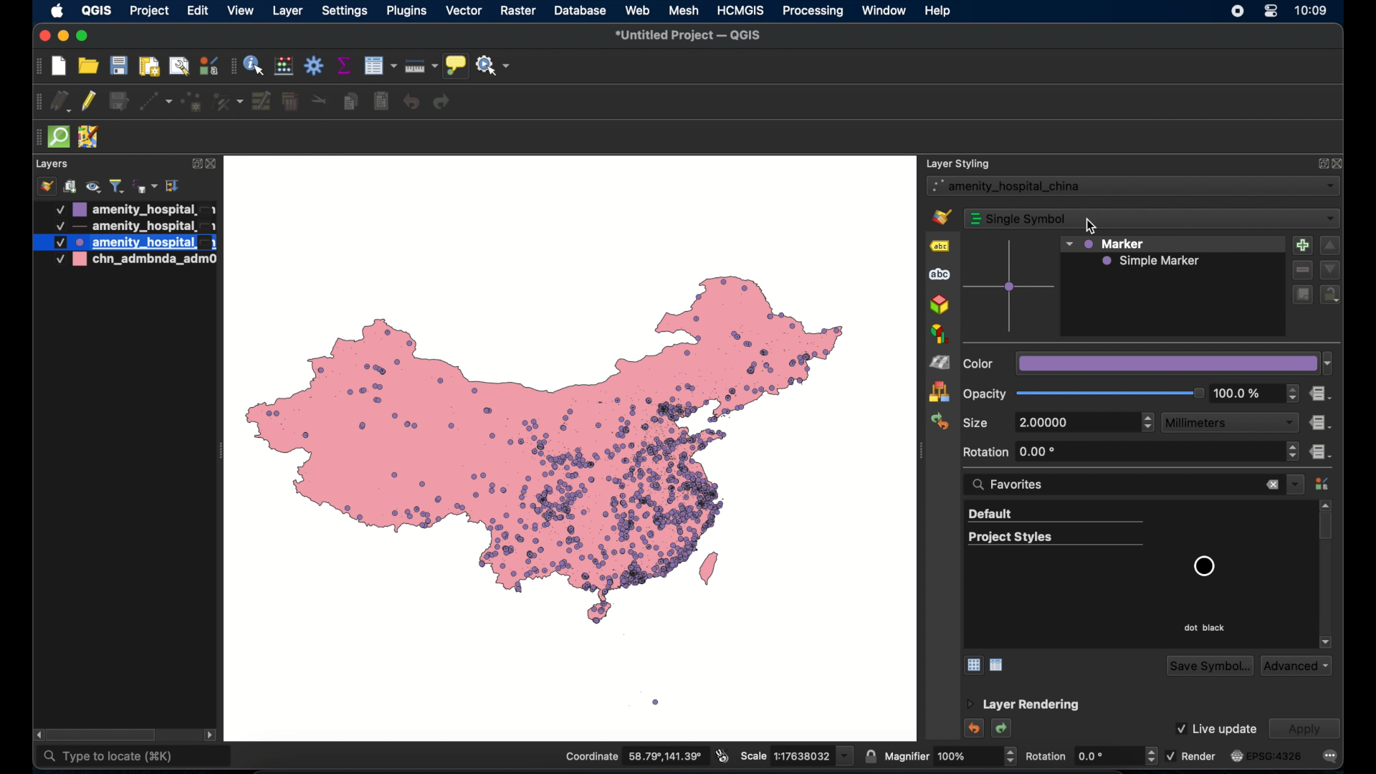 The height and width of the screenshot is (774, 1376). What do you see at coordinates (1091, 227) in the screenshot?
I see `cursor` at bounding box center [1091, 227].